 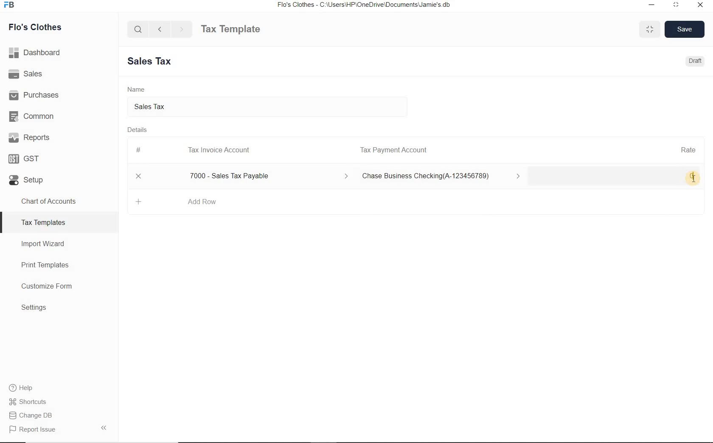 I want to click on Close, so click(x=139, y=176).